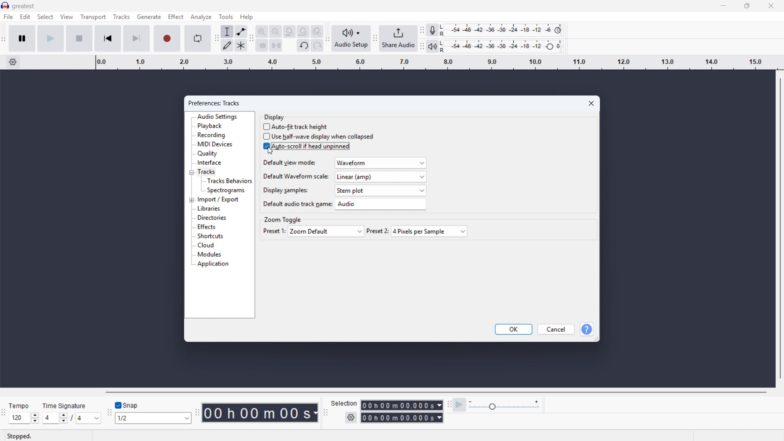 The image size is (784, 441). Describe the element at coordinates (241, 31) in the screenshot. I see `Envelope tool ` at that location.